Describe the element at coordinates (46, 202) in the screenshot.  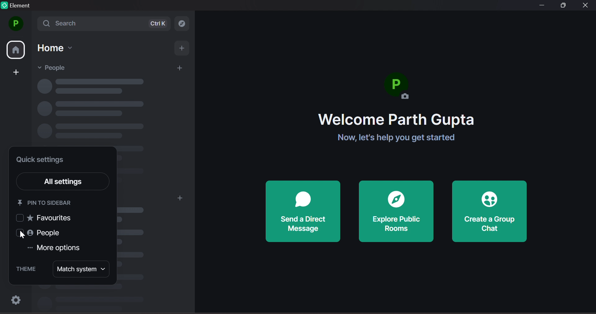
I see `PIN TO SIDEBAR` at that location.